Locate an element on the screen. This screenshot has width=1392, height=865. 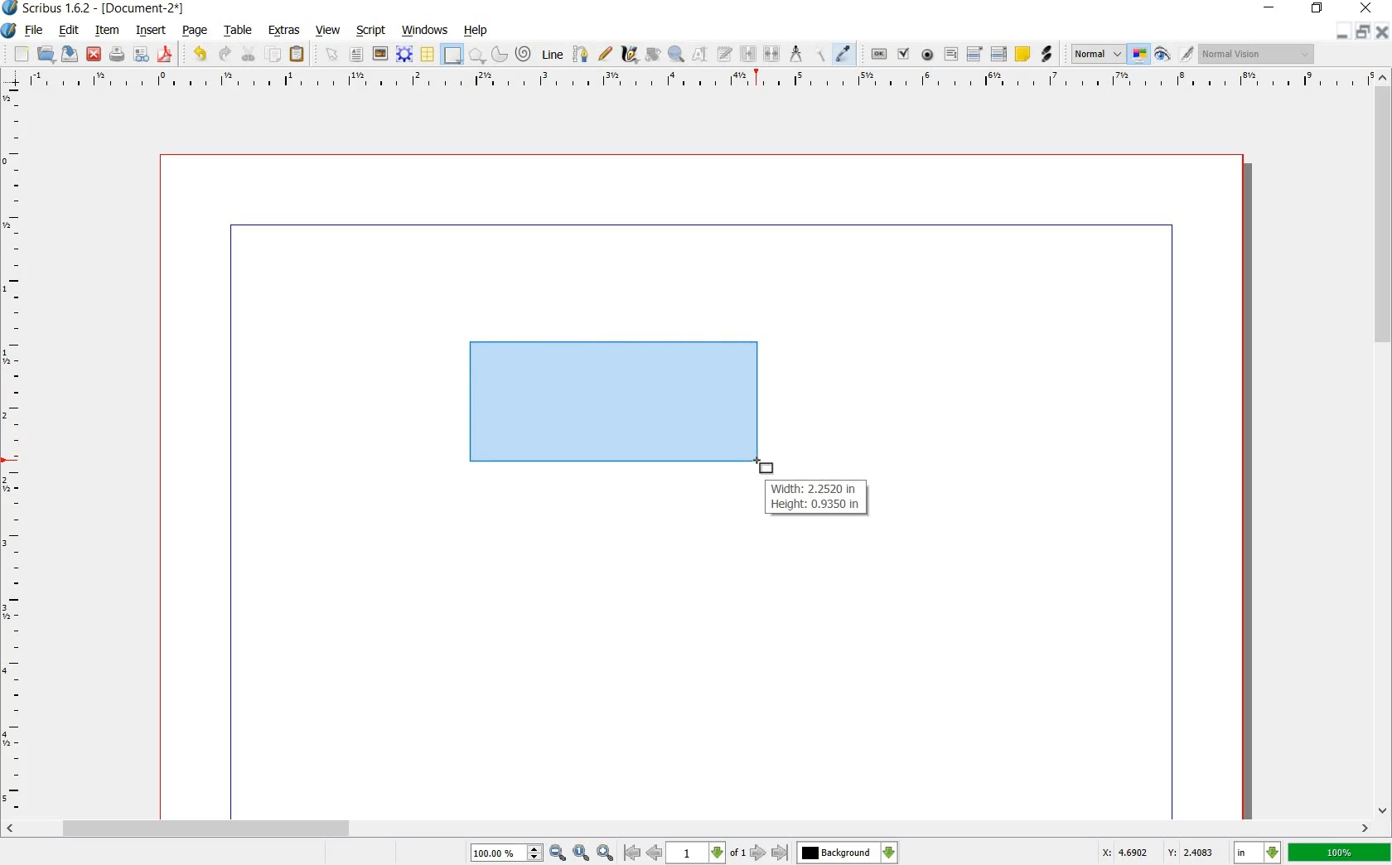
COPY is located at coordinates (275, 55).